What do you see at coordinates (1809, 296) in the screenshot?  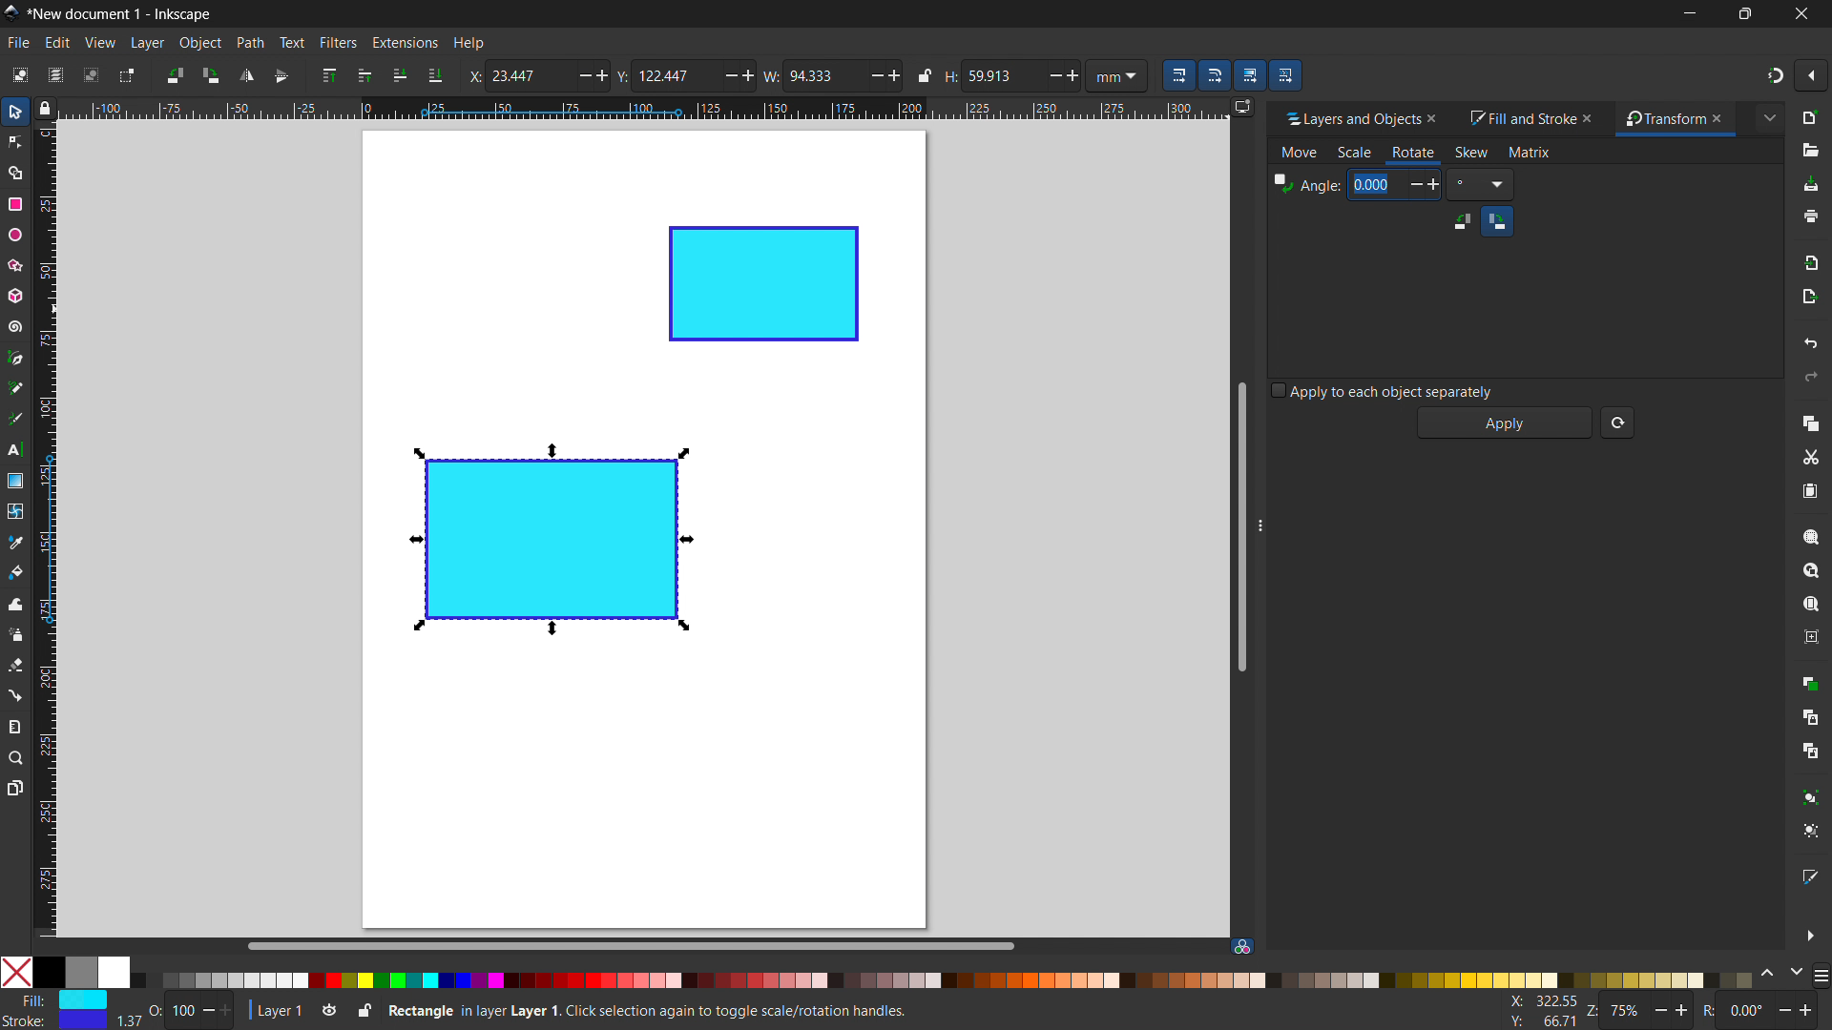 I see `open export` at bounding box center [1809, 296].